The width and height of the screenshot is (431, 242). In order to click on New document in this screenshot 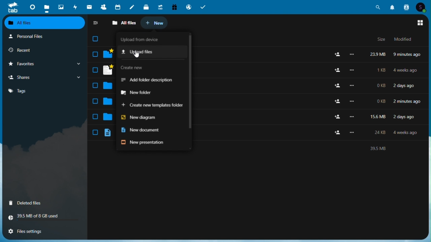, I will do `click(150, 129)`.